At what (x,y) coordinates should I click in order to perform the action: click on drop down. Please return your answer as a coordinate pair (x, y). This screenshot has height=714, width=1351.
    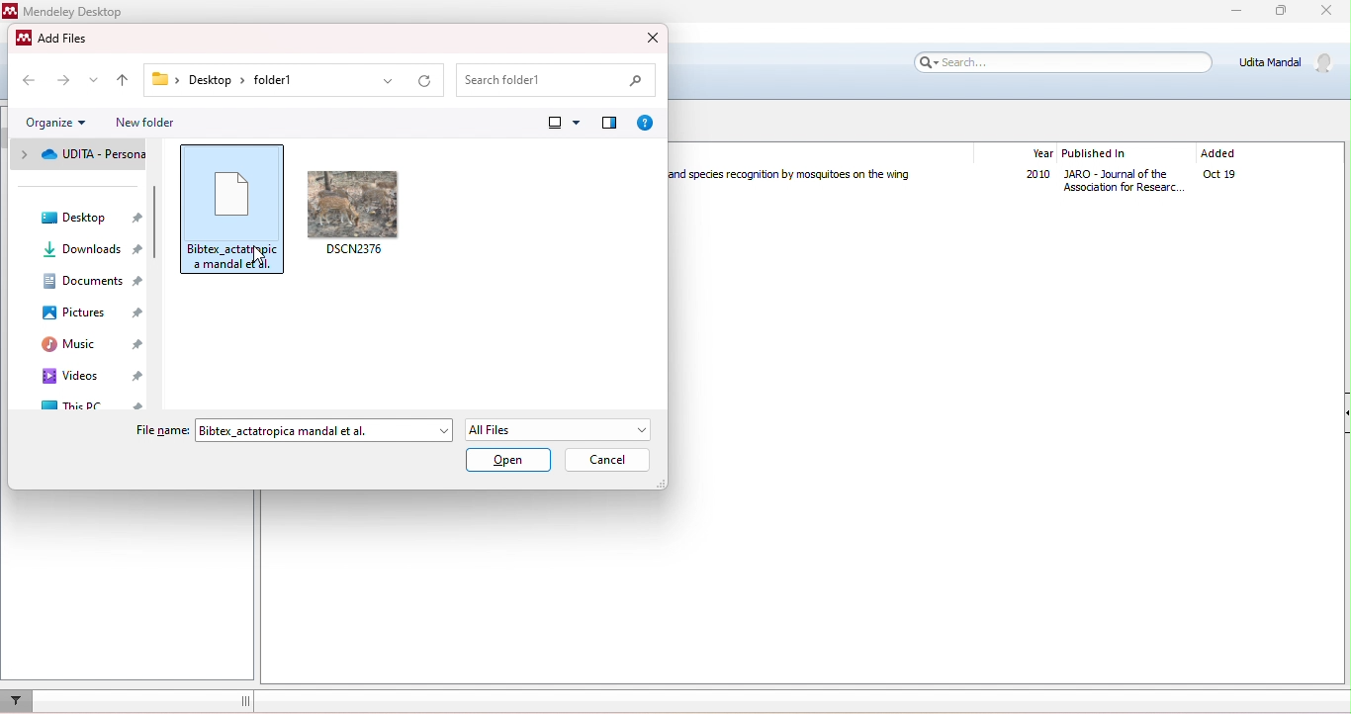
    Looking at the image, I should click on (388, 81).